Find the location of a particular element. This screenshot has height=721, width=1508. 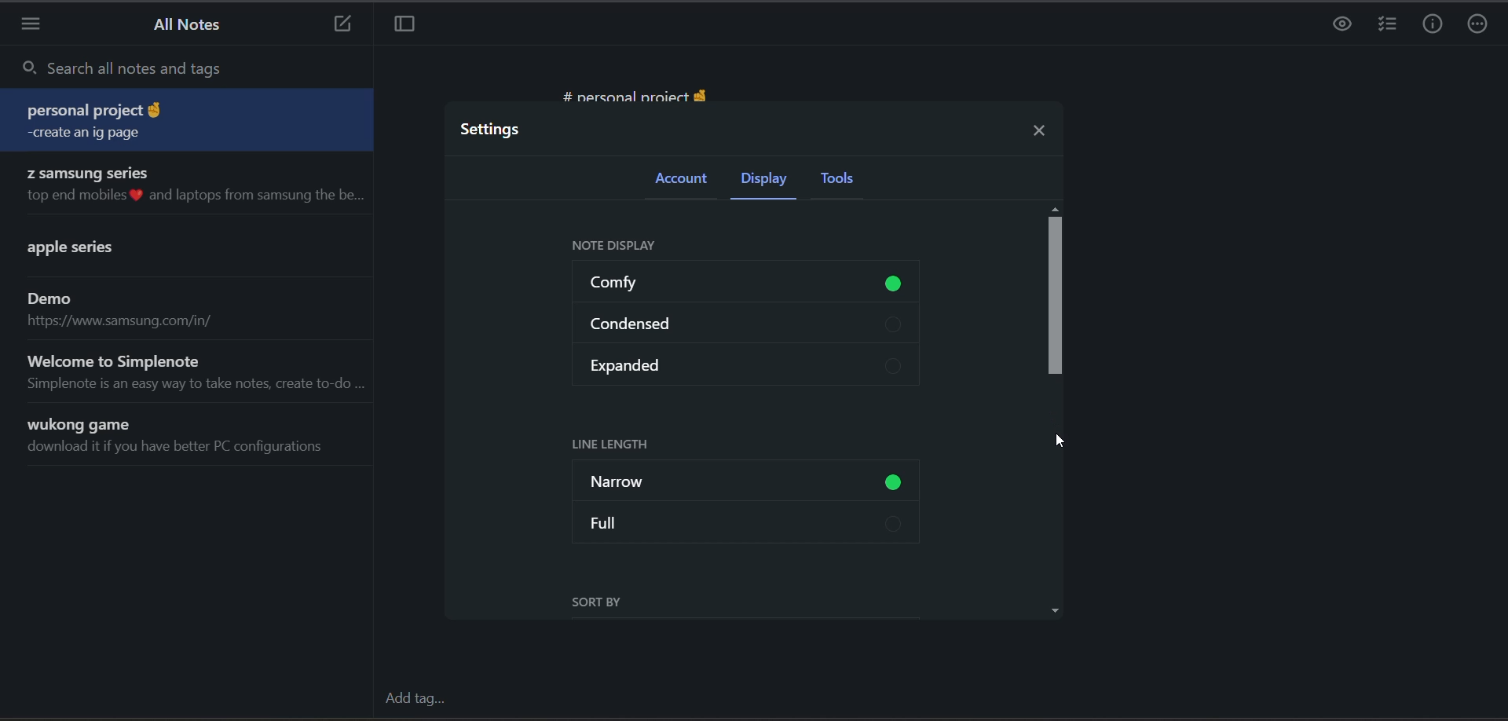

account is located at coordinates (684, 182).